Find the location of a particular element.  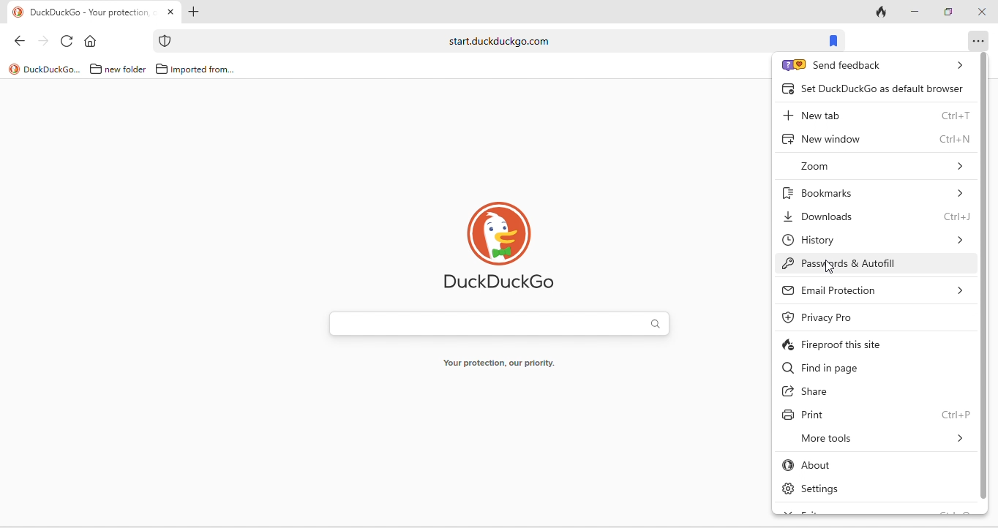

share is located at coordinates (811, 392).